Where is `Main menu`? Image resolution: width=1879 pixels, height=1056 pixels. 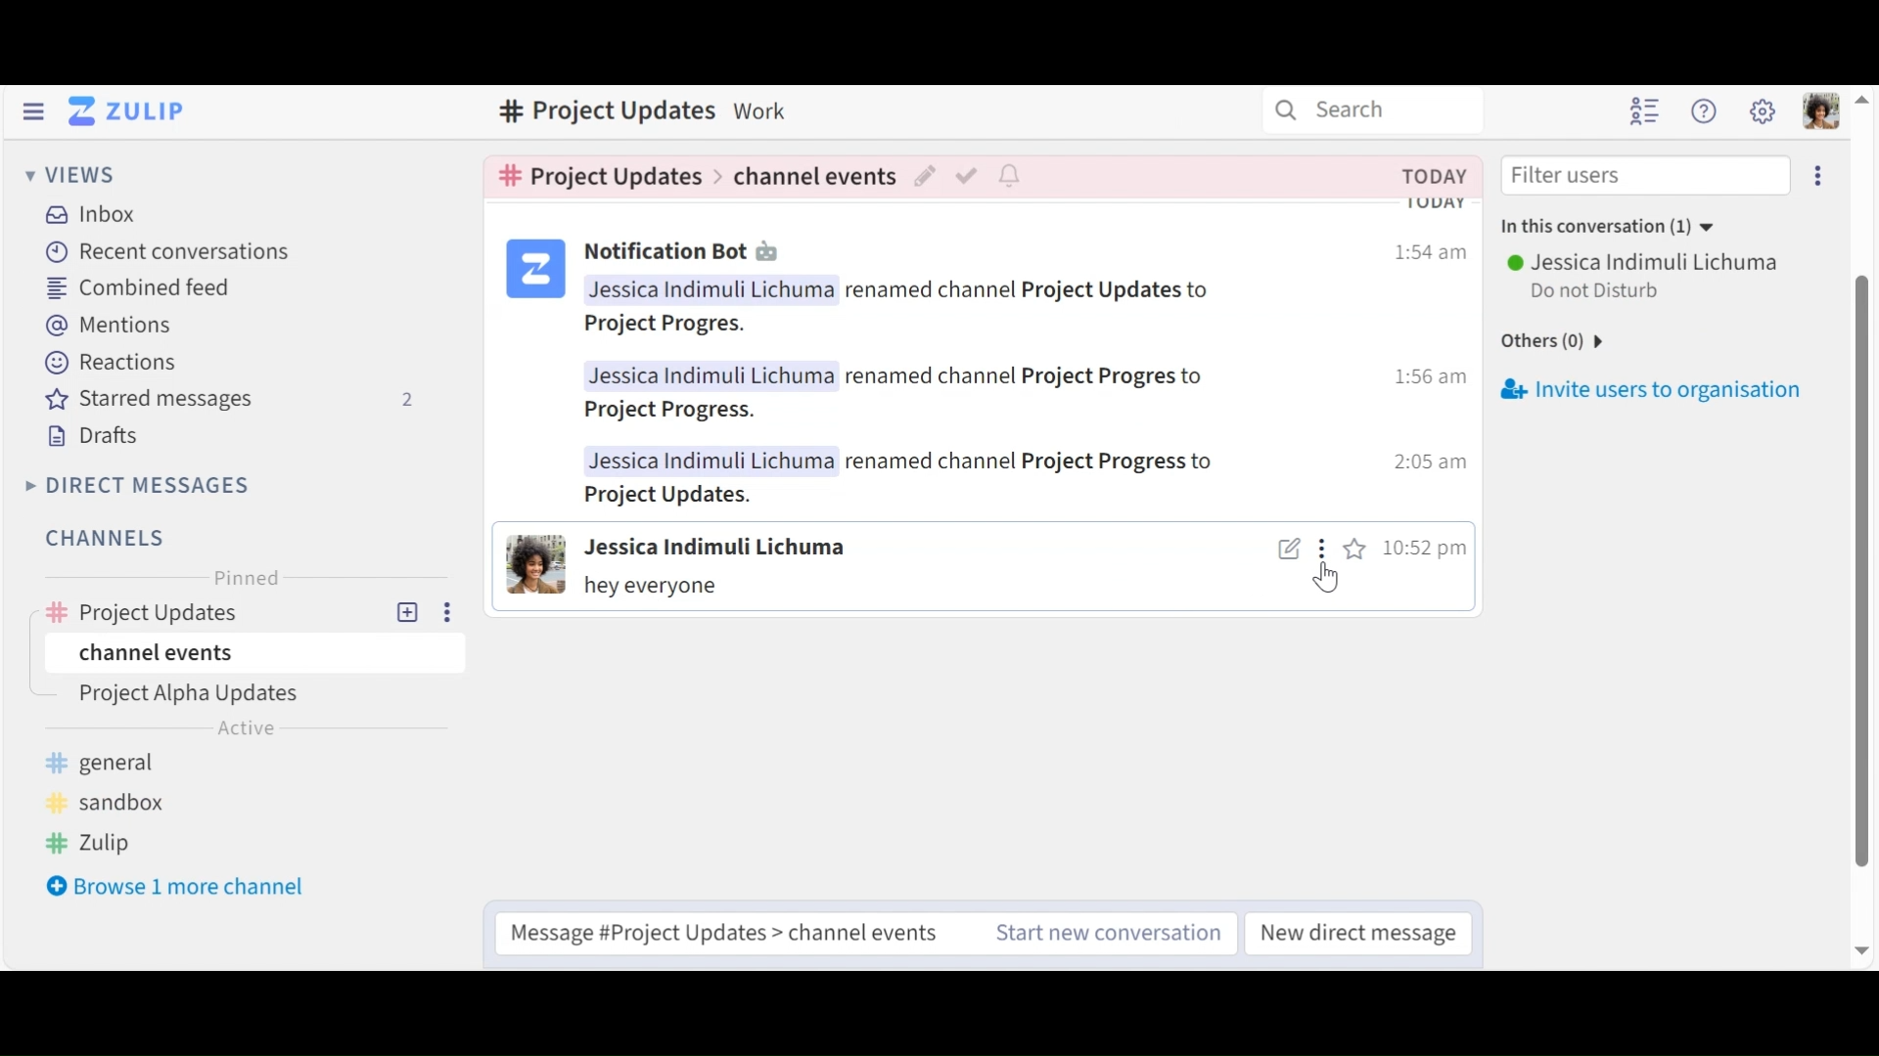 Main menu is located at coordinates (1764, 113).